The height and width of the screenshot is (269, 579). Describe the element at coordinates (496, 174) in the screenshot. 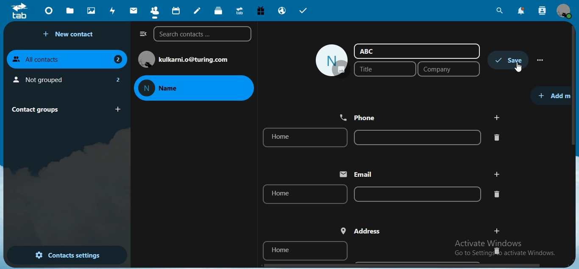

I see `add` at that location.